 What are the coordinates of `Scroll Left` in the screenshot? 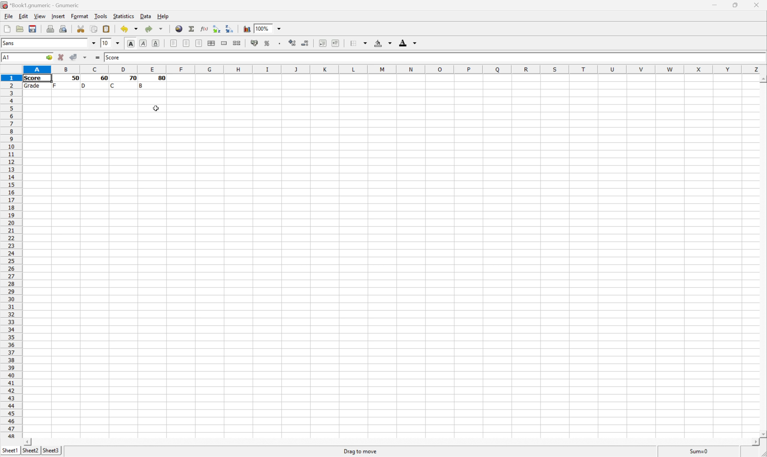 It's located at (26, 441).